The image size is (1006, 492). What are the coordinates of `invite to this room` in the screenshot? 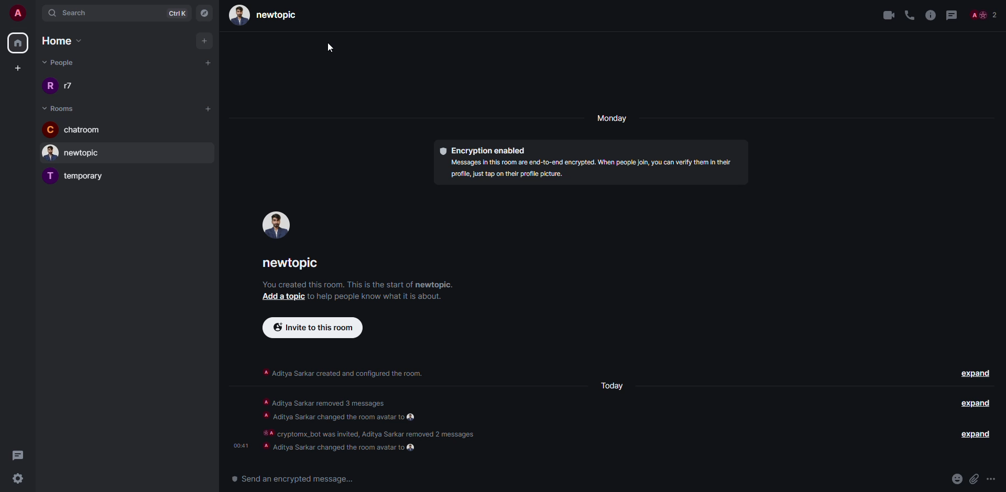 It's located at (313, 328).